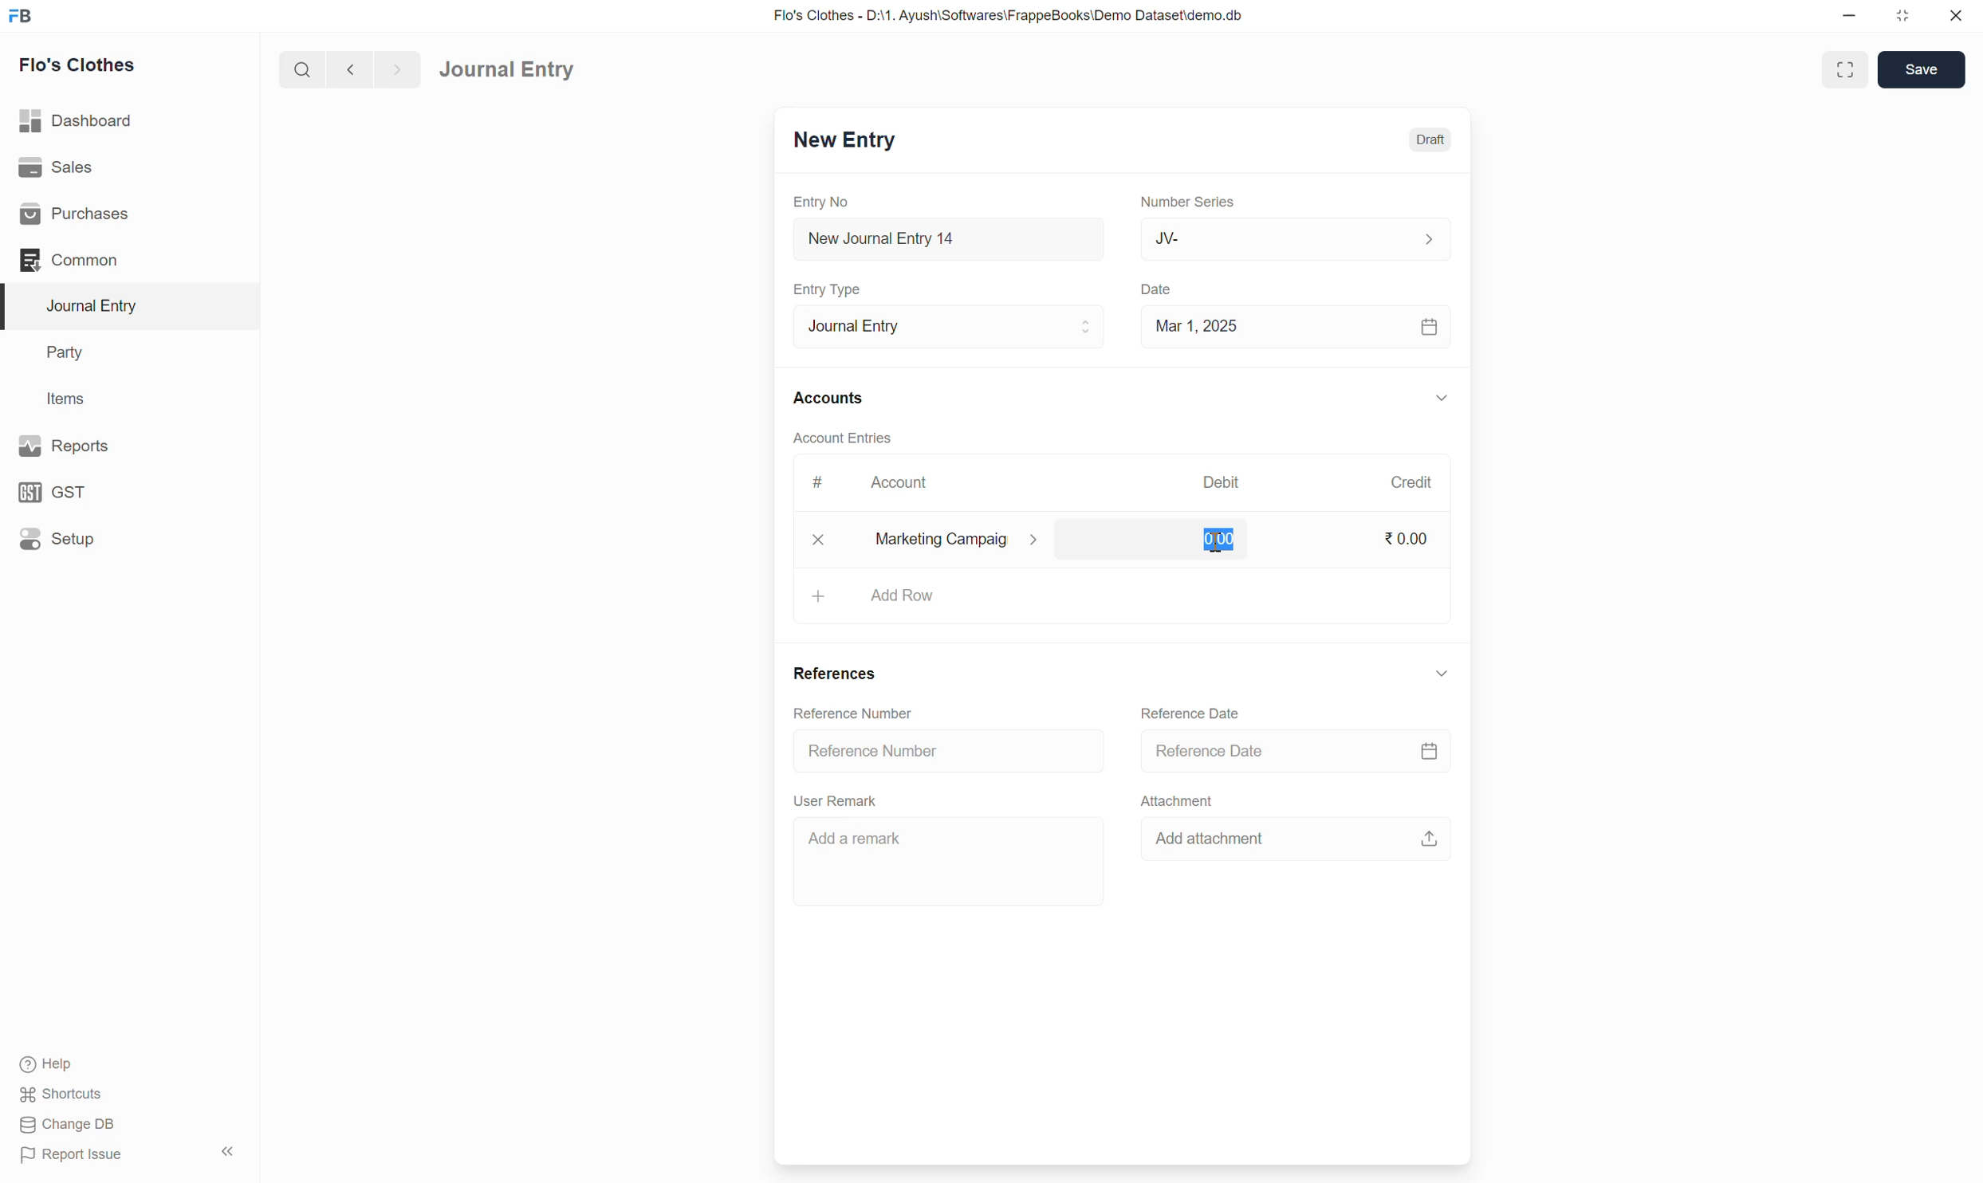  I want to click on Purchases, so click(79, 214).